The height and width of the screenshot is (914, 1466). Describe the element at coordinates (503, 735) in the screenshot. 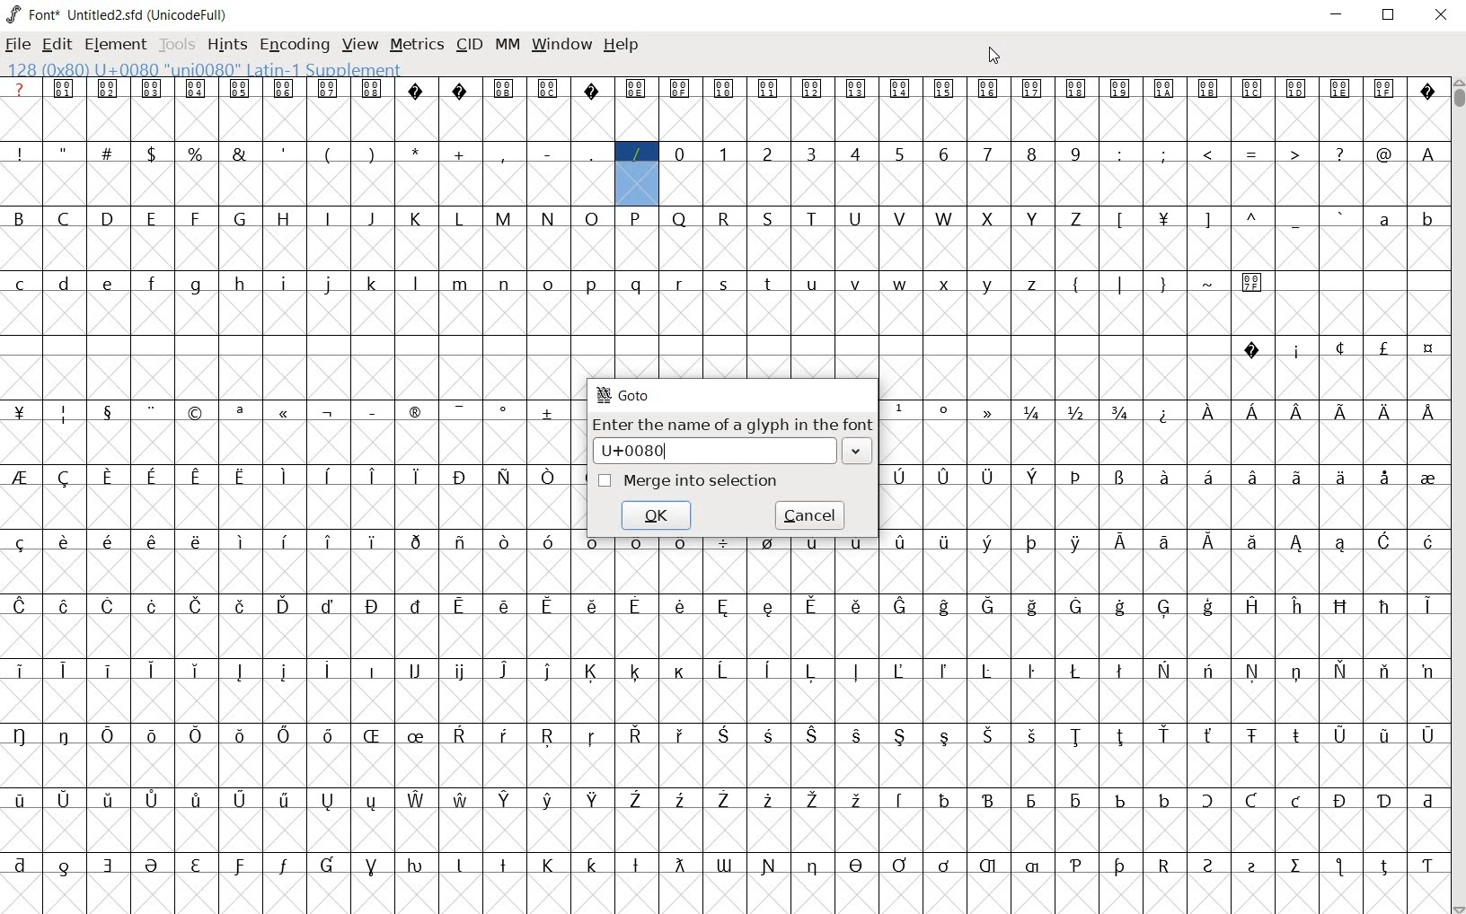

I see `glyph` at that location.